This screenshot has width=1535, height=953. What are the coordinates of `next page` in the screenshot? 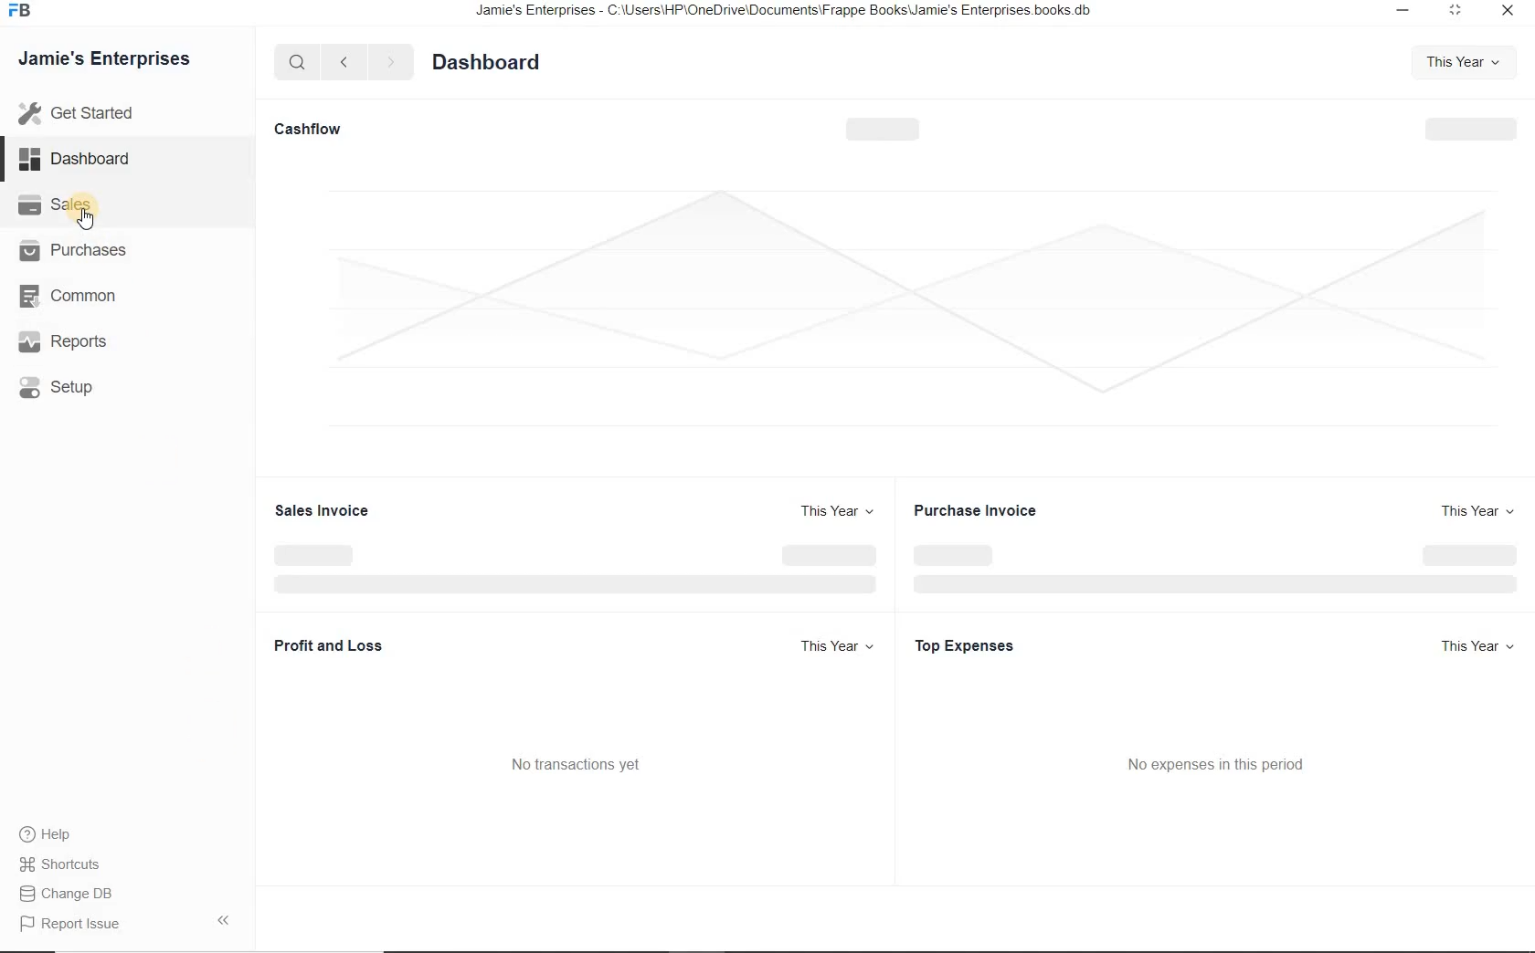 It's located at (387, 61).